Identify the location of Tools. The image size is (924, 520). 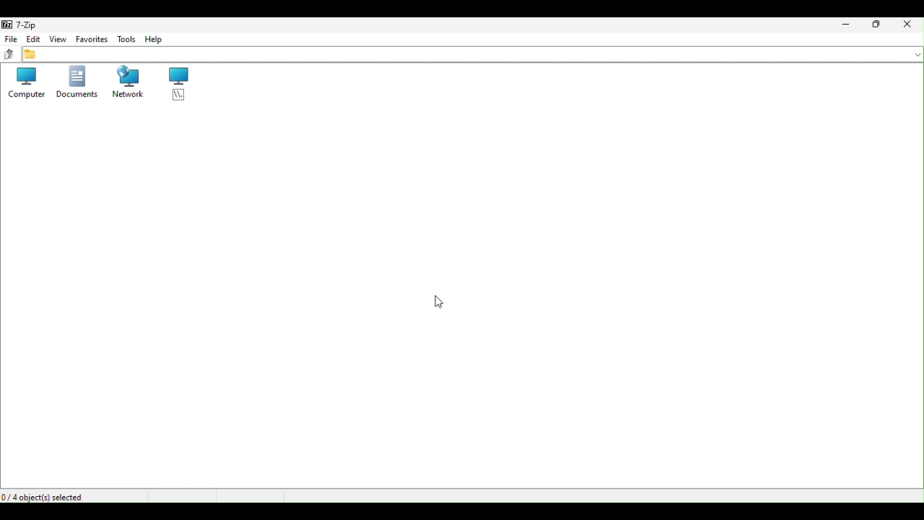
(129, 40).